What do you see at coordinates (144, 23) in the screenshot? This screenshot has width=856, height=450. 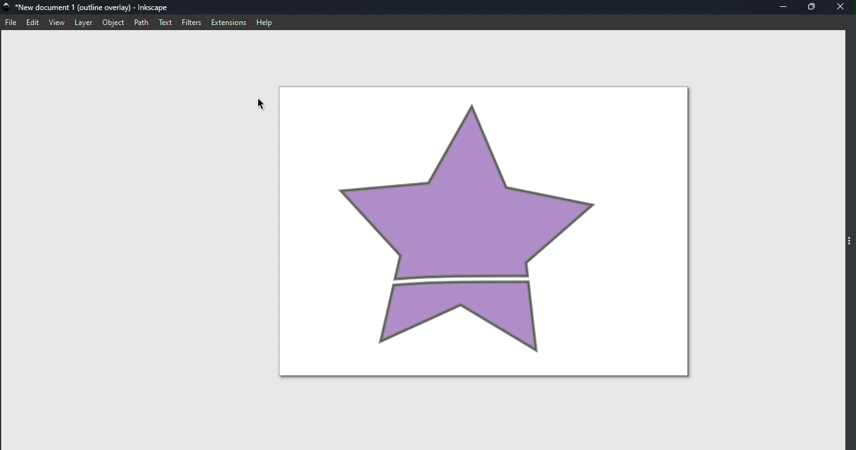 I see `Path` at bounding box center [144, 23].